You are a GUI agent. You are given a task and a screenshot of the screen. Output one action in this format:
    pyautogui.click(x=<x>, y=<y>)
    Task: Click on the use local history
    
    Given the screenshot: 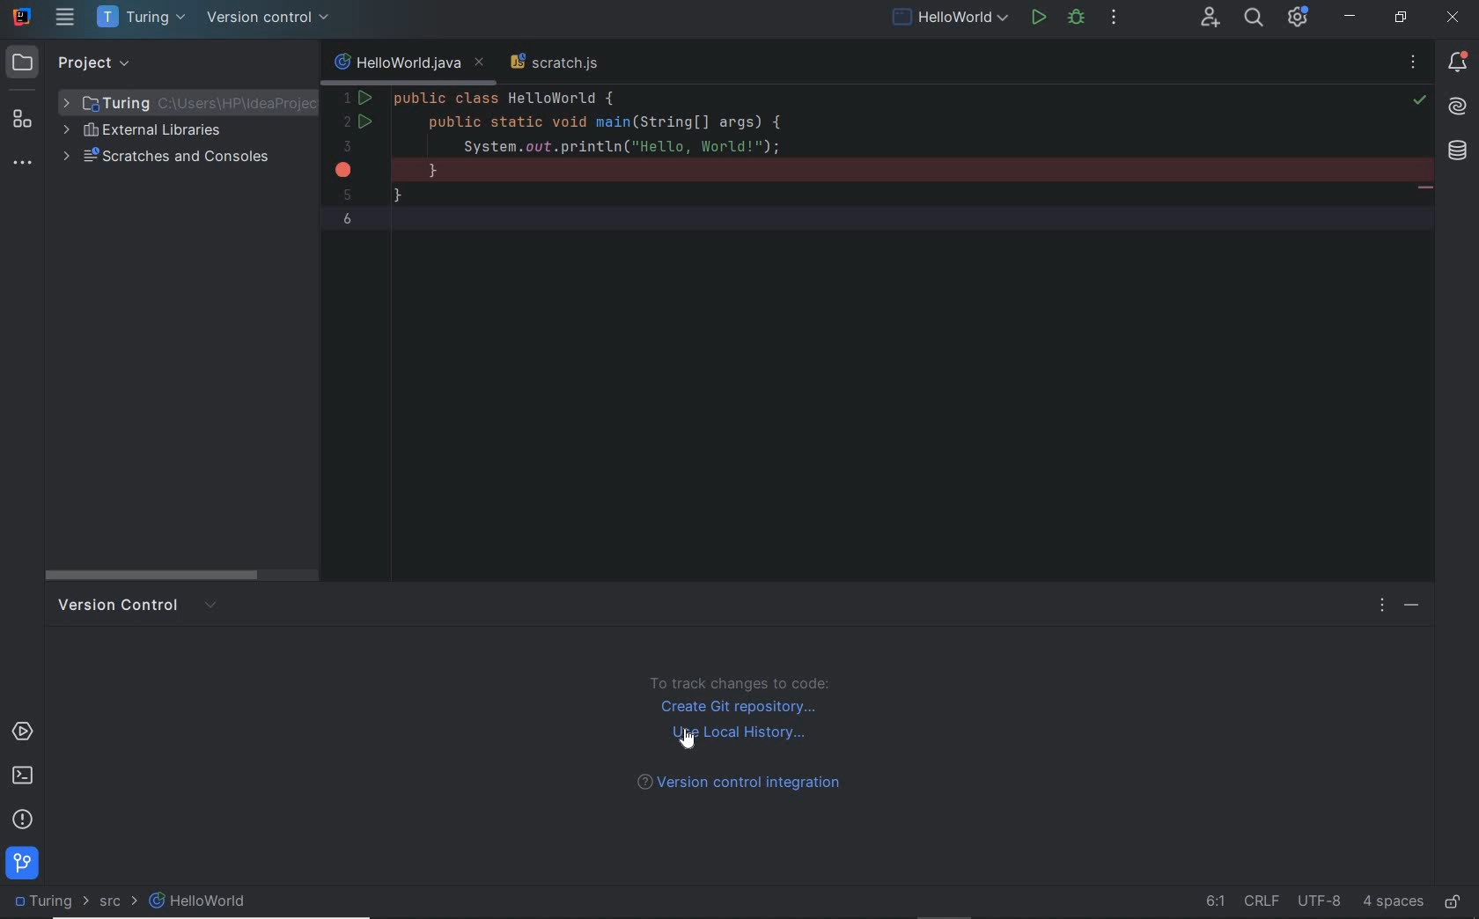 What is the action you would take?
    pyautogui.click(x=740, y=732)
    